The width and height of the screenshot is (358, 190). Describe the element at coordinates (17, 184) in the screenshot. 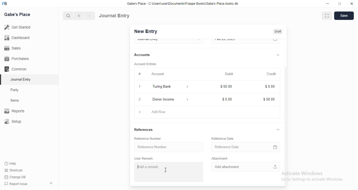

I see `) Report Issue` at that location.